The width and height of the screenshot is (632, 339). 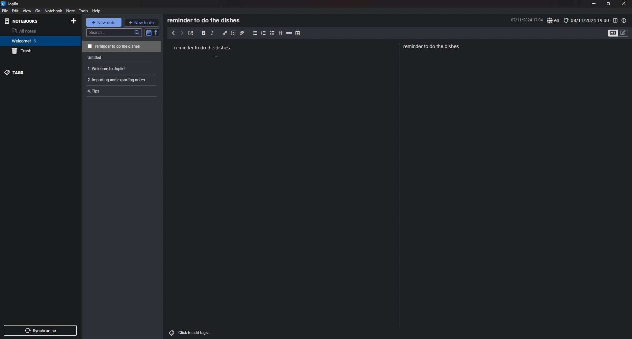 I want to click on date and time, so click(x=523, y=19).